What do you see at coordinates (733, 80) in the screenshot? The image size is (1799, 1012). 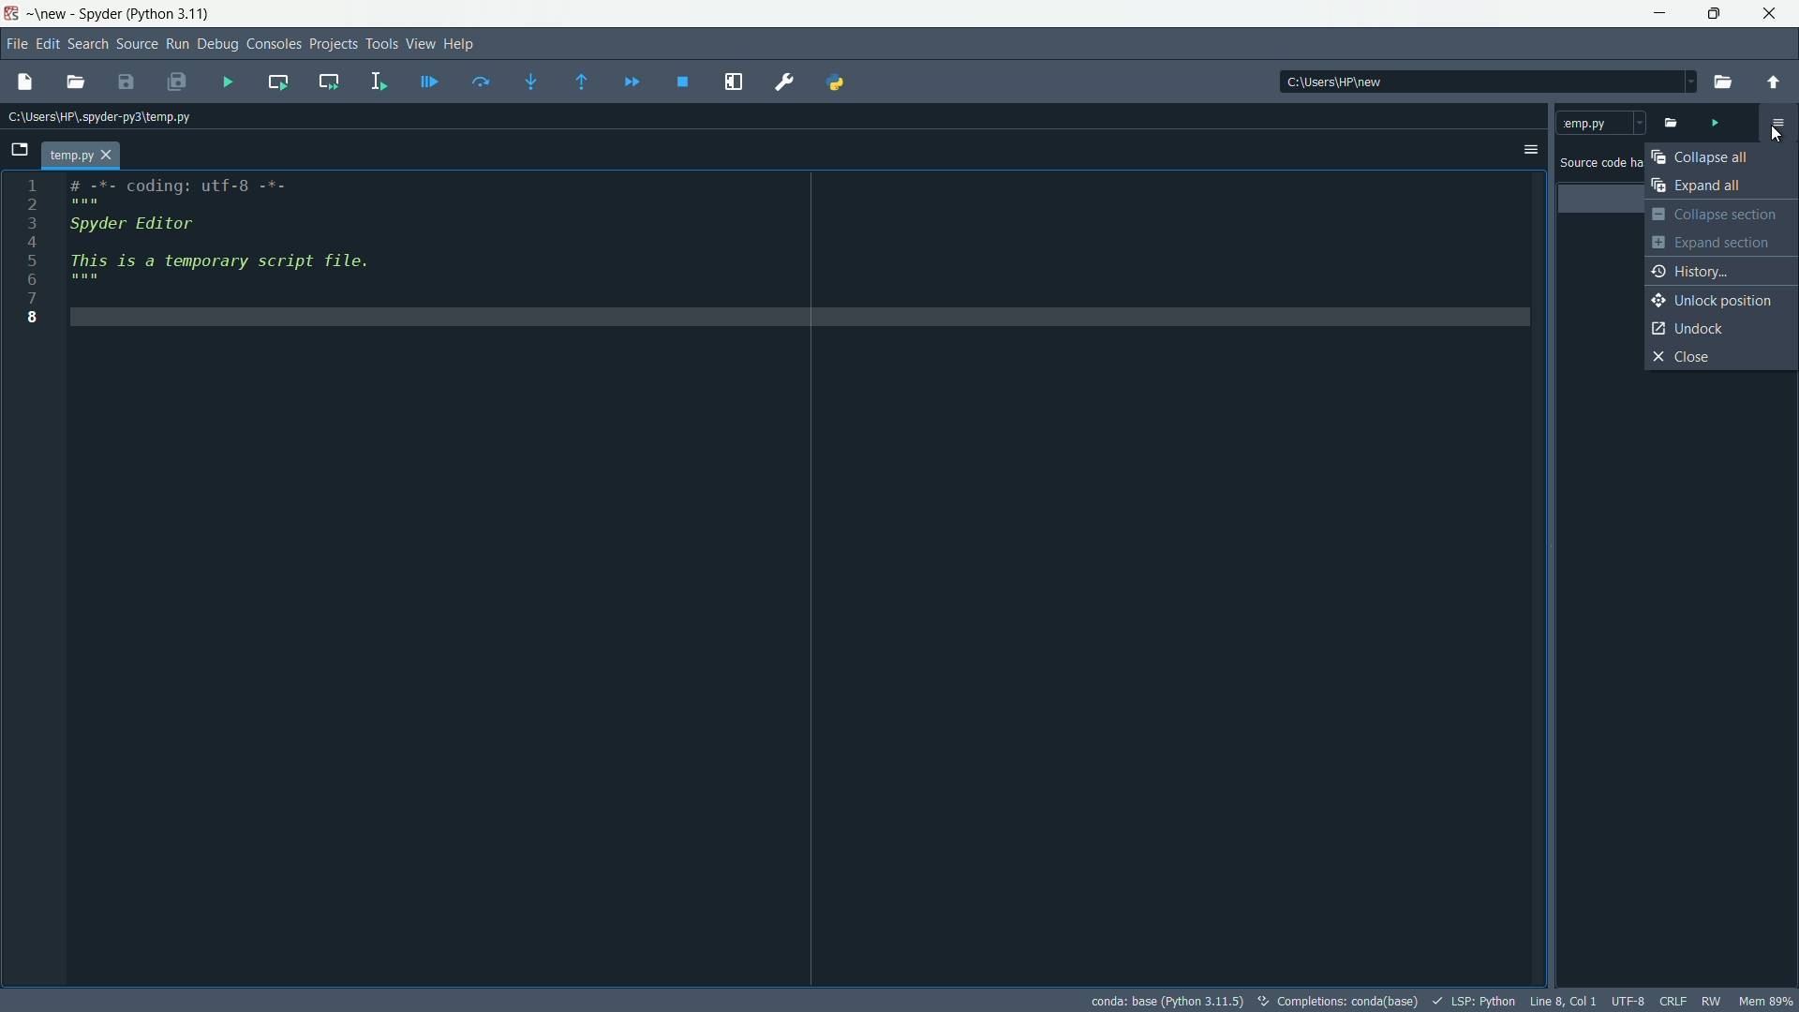 I see `maximize current pane` at bounding box center [733, 80].